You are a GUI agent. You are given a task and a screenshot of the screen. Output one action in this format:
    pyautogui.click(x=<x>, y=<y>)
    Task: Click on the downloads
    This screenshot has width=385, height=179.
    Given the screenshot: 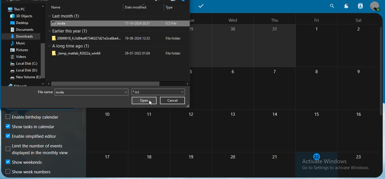 What is the action you would take?
    pyautogui.click(x=23, y=36)
    